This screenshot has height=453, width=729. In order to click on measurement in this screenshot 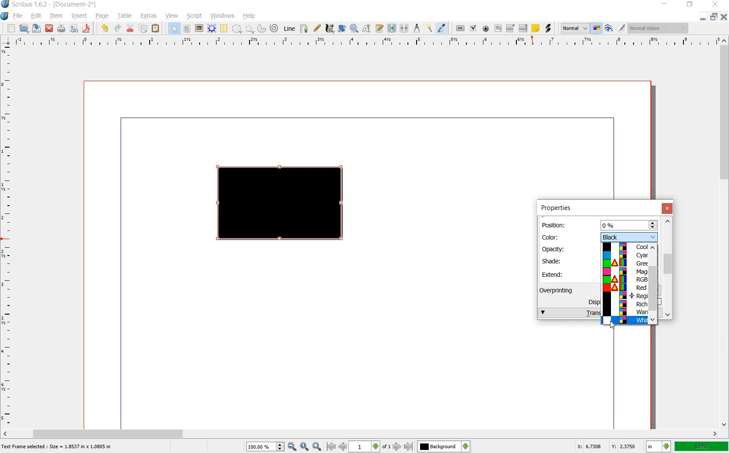, I will do `click(417, 28)`.